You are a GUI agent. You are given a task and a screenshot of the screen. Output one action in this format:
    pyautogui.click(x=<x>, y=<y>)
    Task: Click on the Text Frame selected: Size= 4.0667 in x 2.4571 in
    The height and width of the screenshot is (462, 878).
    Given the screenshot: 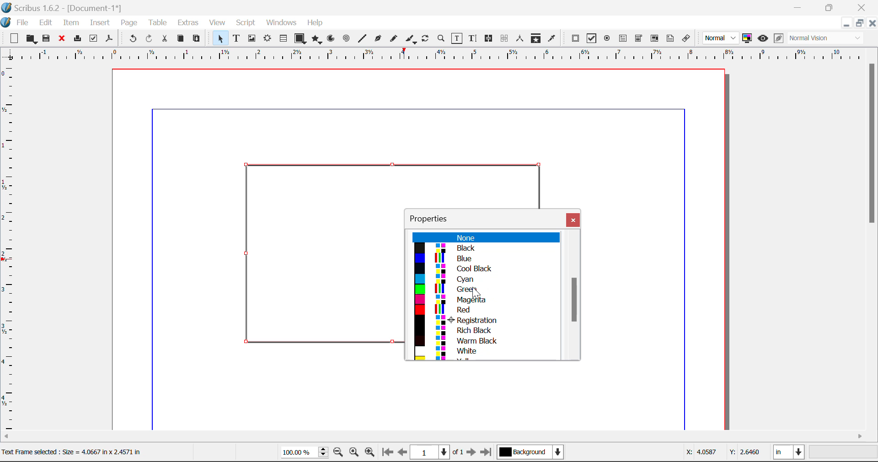 What is the action you would take?
    pyautogui.click(x=71, y=451)
    